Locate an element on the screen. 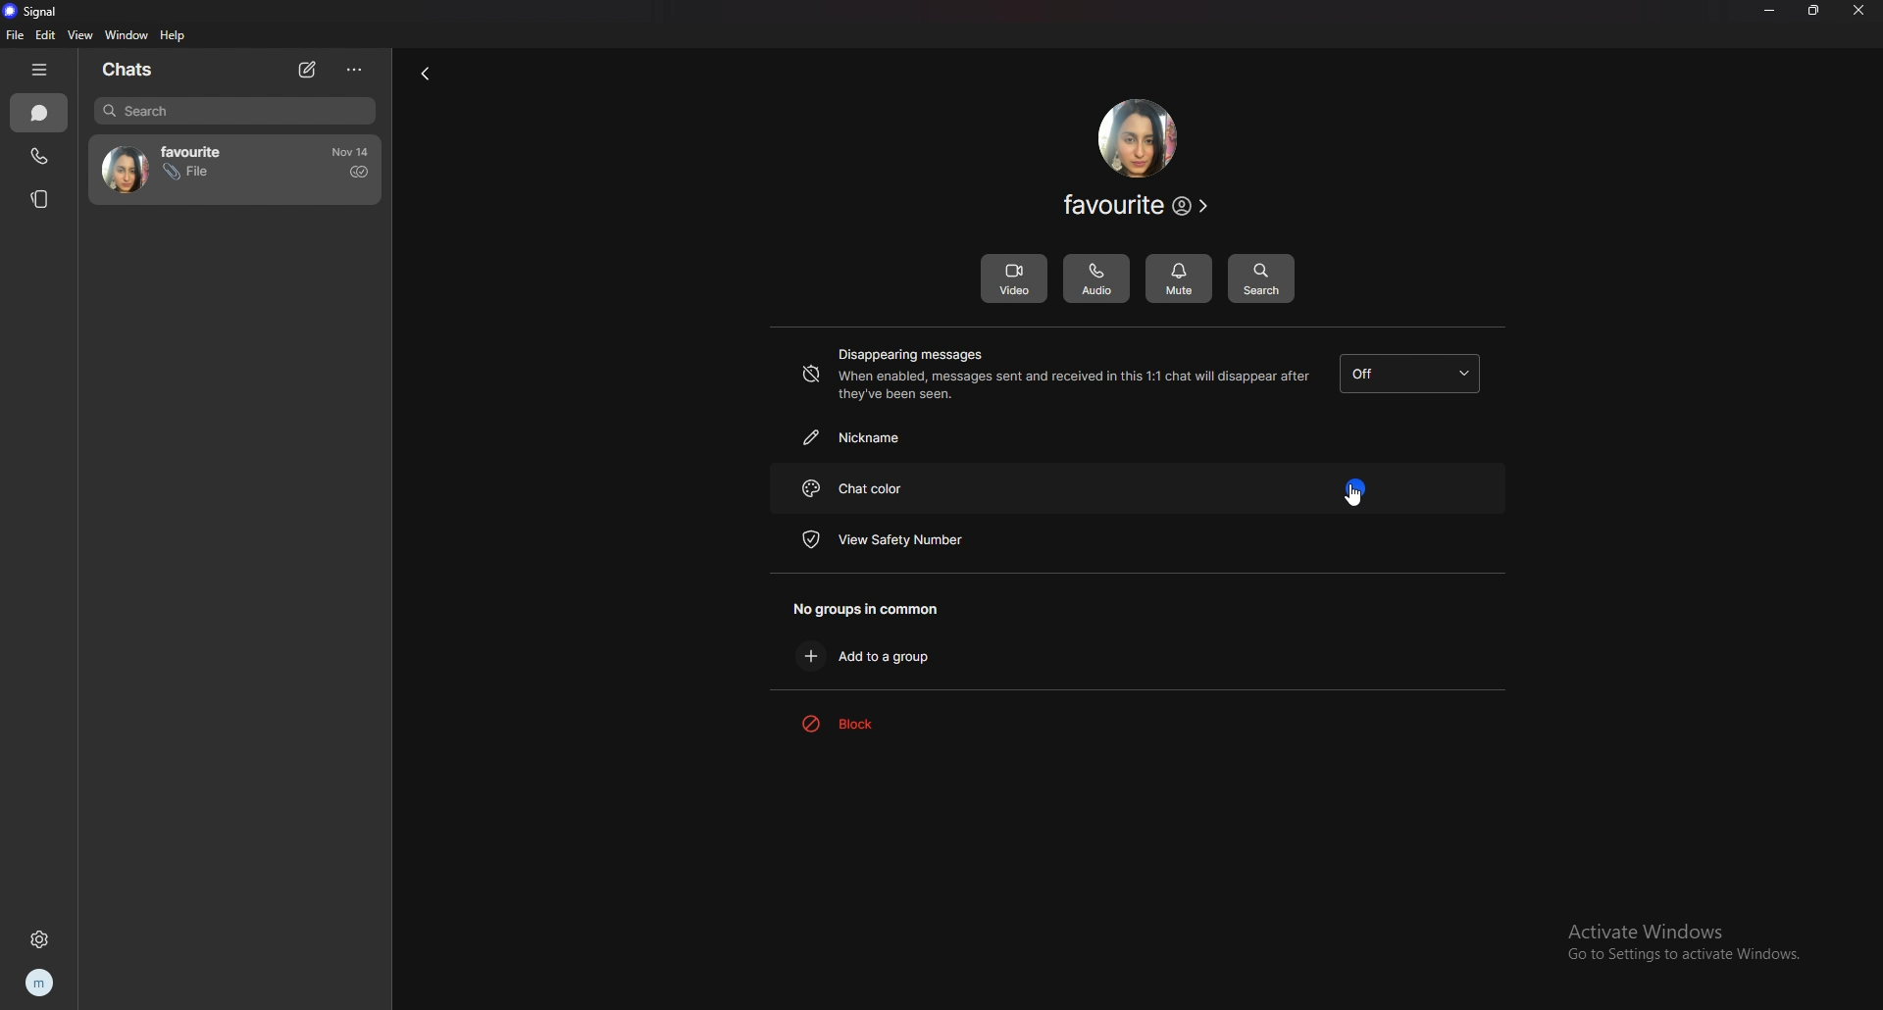 This screenshot has height=1010, width=1883. options is located at coordinates (352, 71).